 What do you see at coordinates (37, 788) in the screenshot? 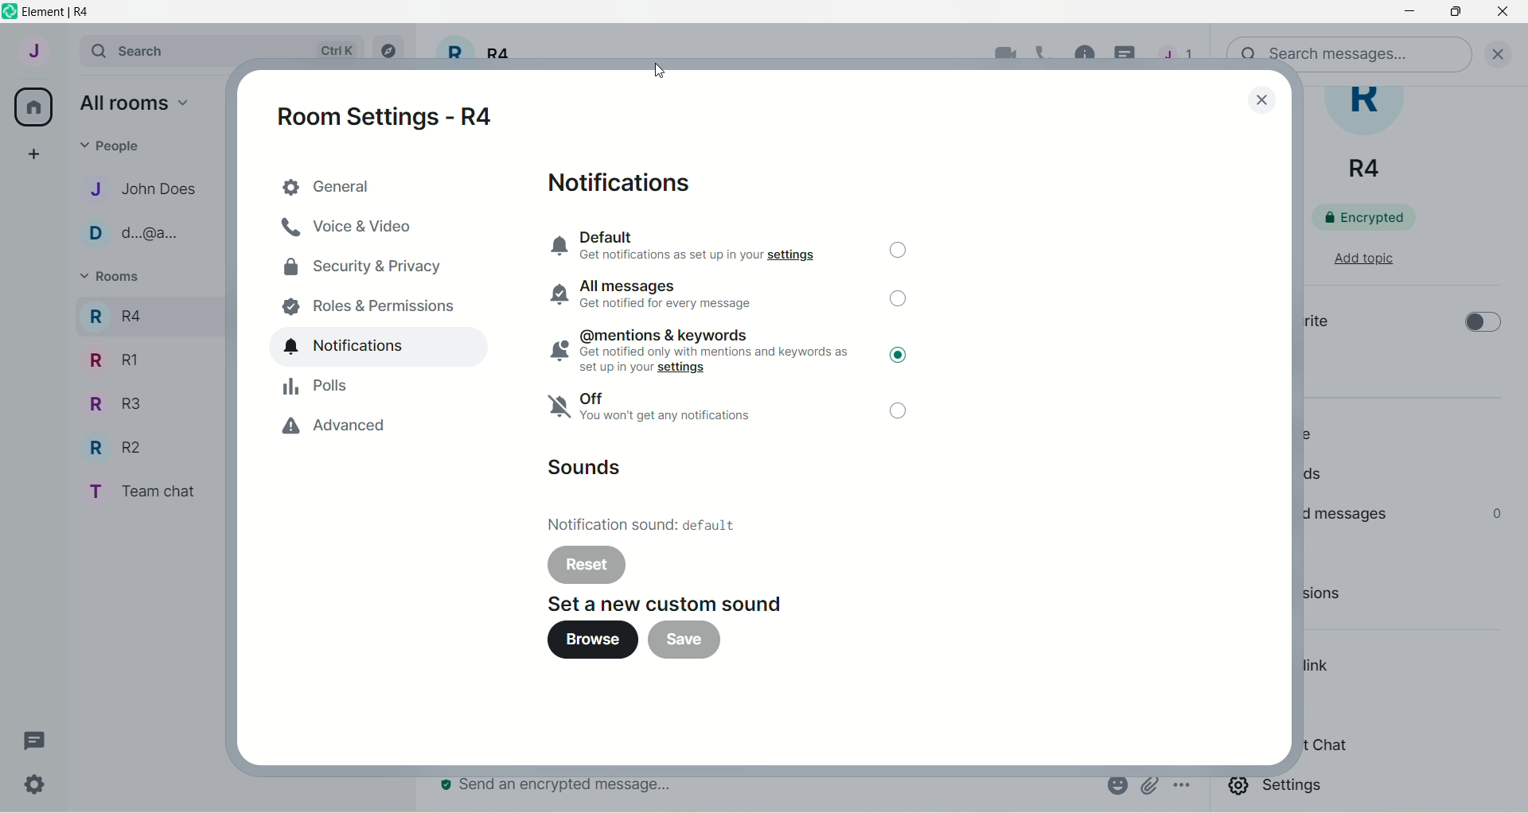
I see `settings` at bounding box center [37, 788].